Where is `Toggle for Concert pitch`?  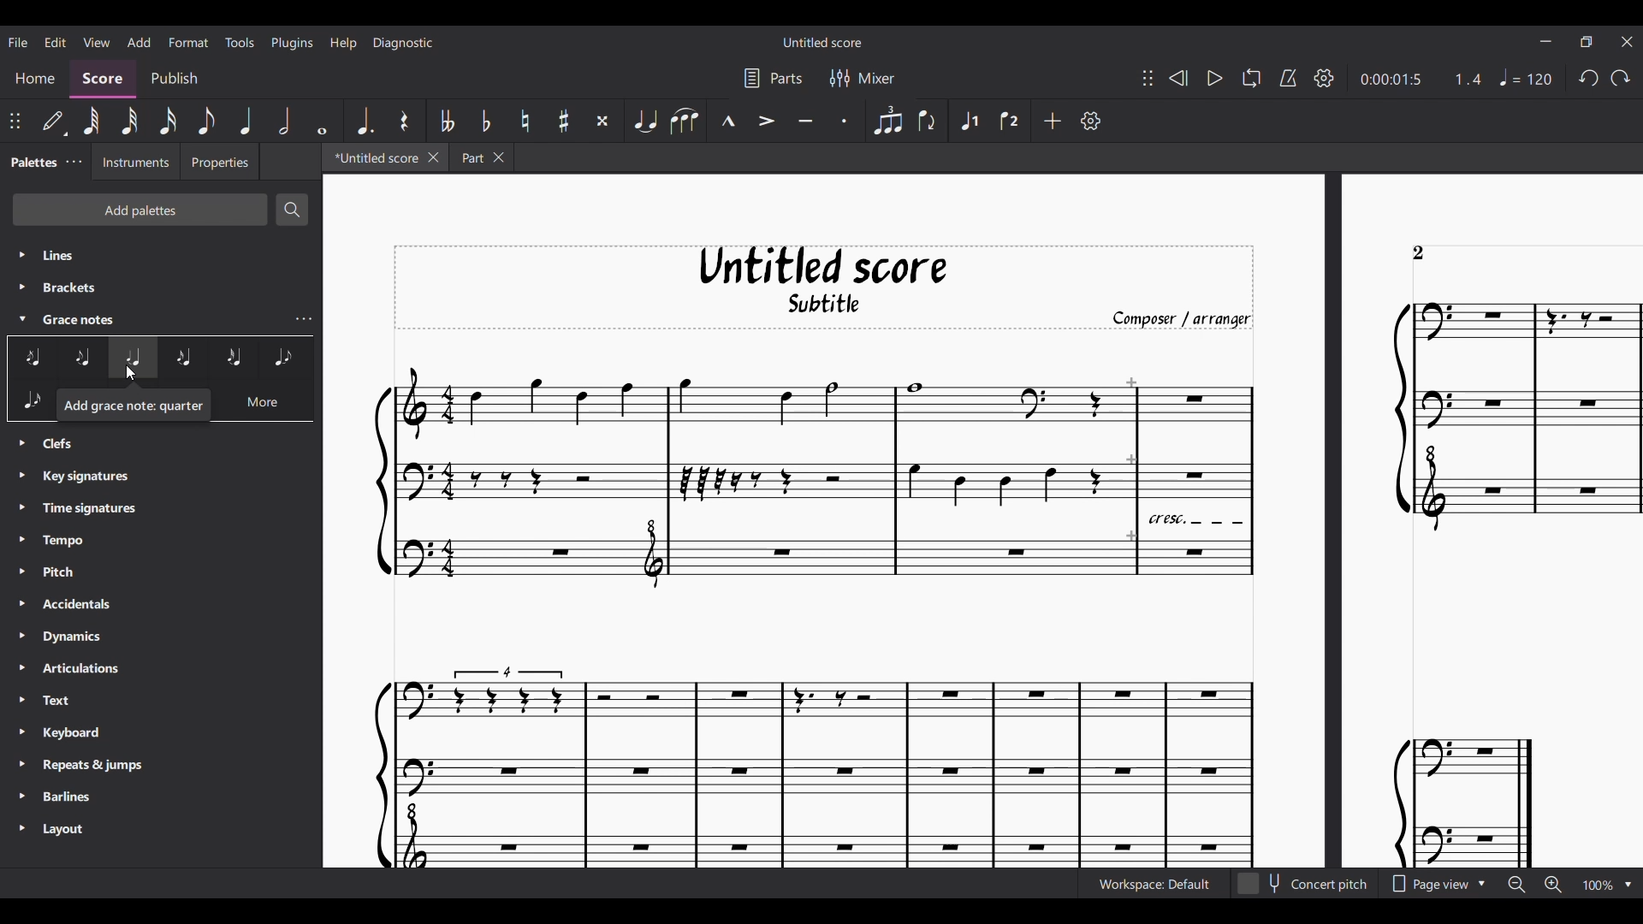
Toggle for Concert pitch is located at coordinates (1305, 884).